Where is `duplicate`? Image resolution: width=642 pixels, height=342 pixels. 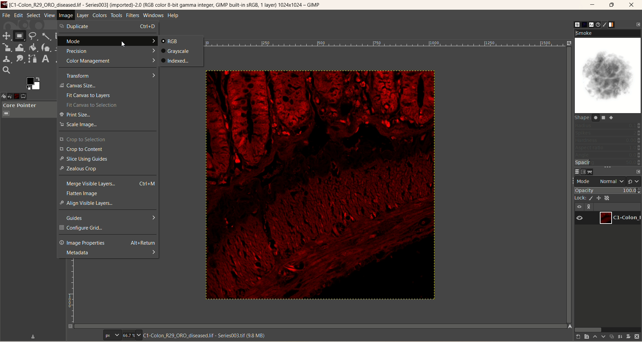
duplicate is located at coordinates (108, 26).